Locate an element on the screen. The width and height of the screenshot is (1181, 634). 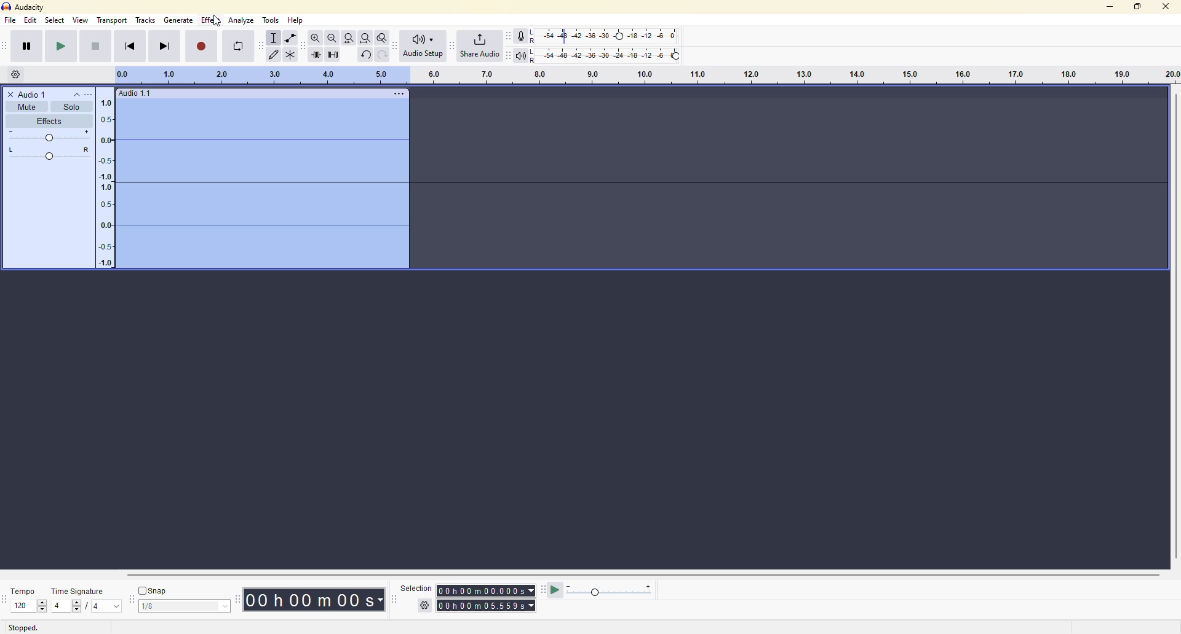
select is located at coordinates (222, 607).